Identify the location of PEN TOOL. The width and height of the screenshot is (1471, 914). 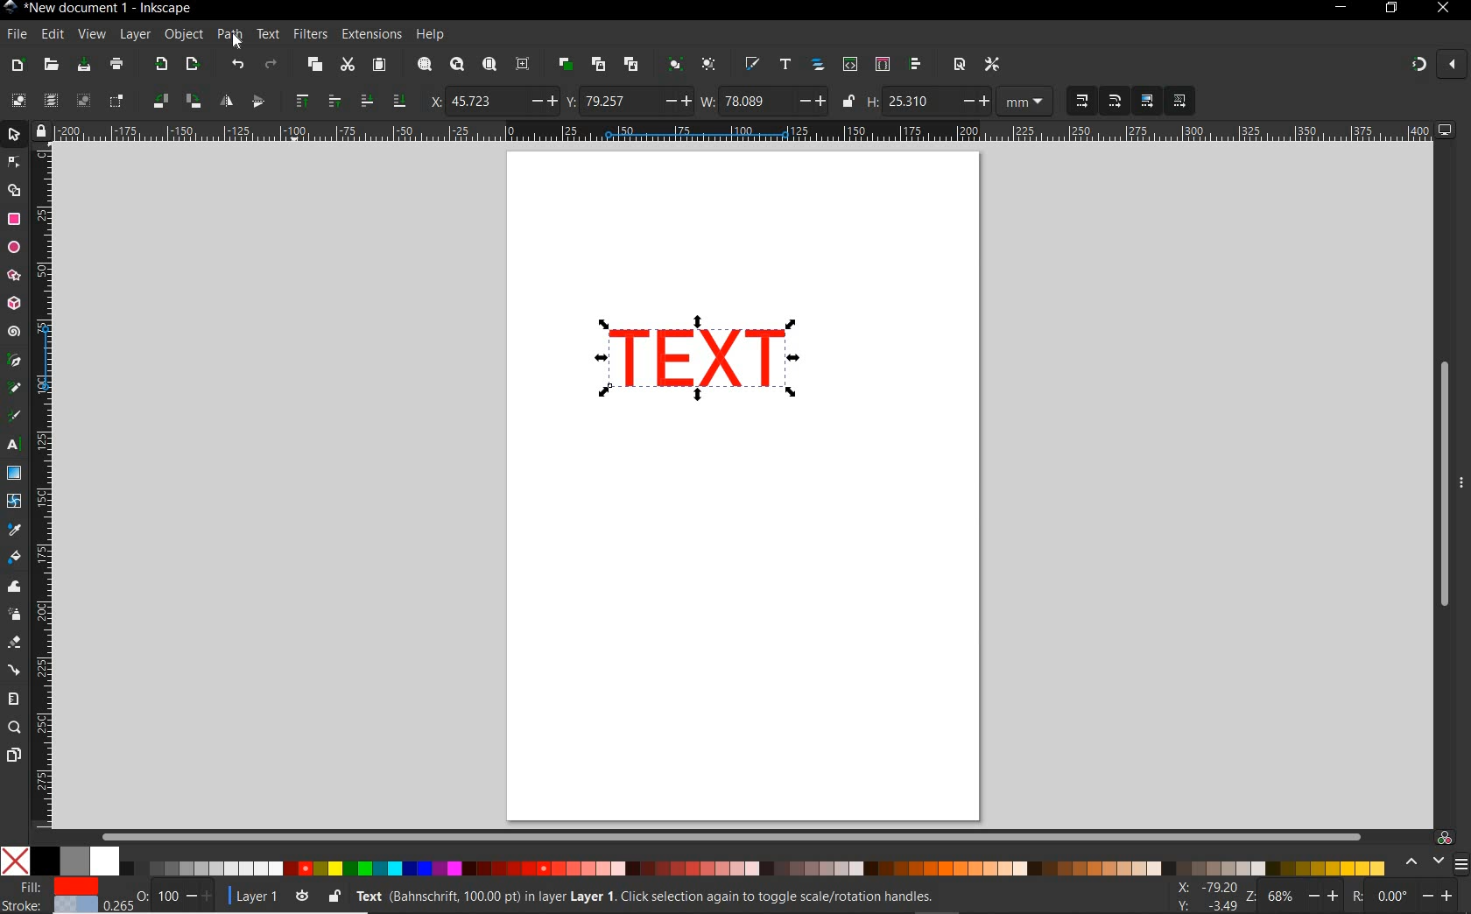
(15, 361).